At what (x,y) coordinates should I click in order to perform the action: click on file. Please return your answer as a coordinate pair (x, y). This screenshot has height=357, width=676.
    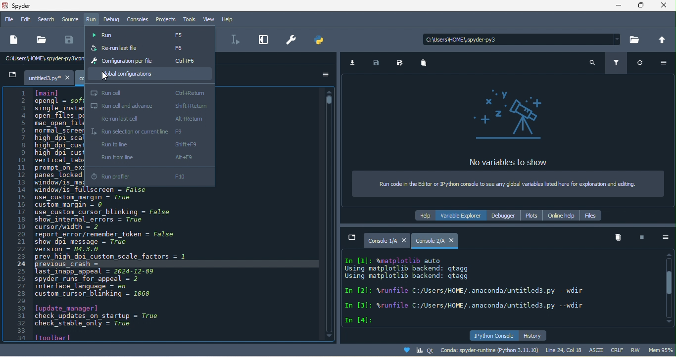
    Looking at the image, I should click on (9, 20).